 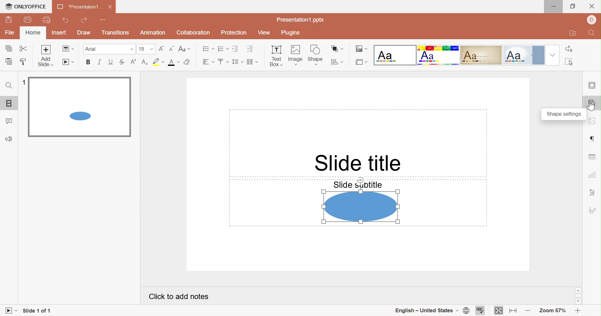 I want to click on Draw, so click(x=84, y=33).